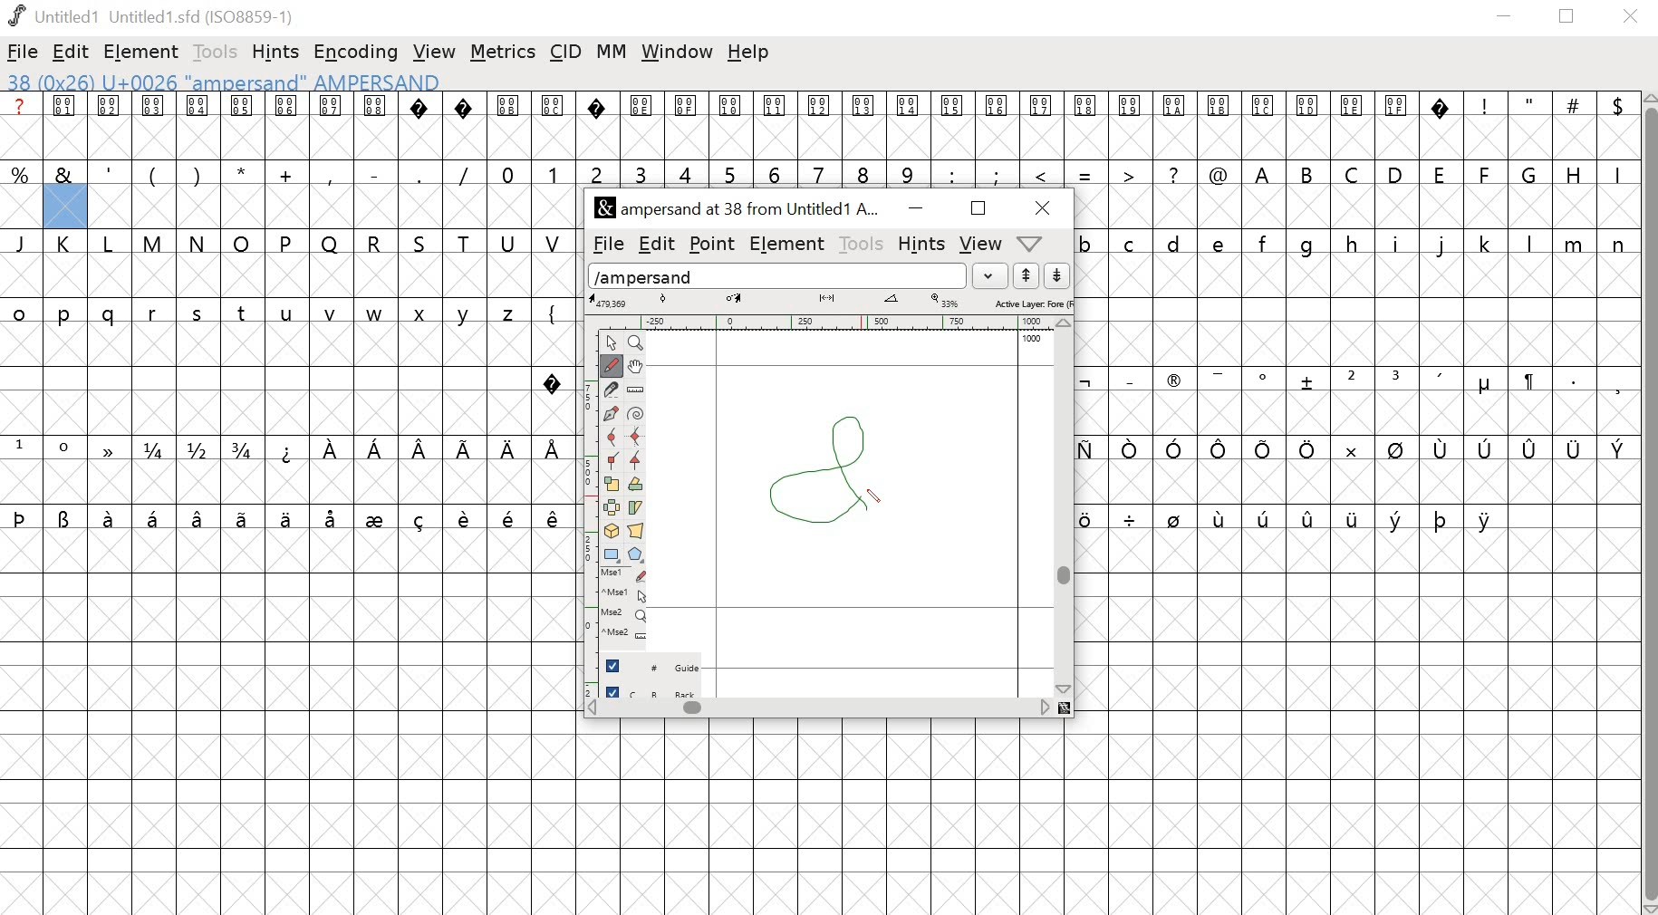 This screenshot has height=915, width=1658. Describe the element at coordinates (1088, 243) in the screenshot. I see `b` at that location.